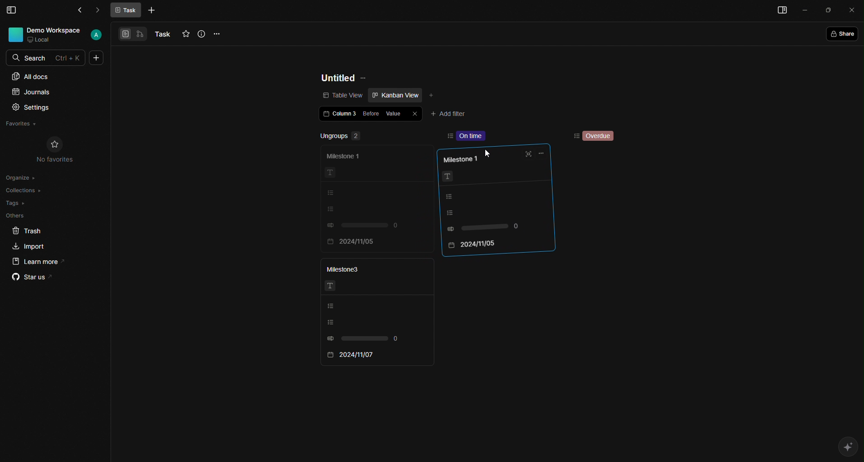  Describe the element at coordinates (357, 322) in the screenshot. I see `Listing` at that location.